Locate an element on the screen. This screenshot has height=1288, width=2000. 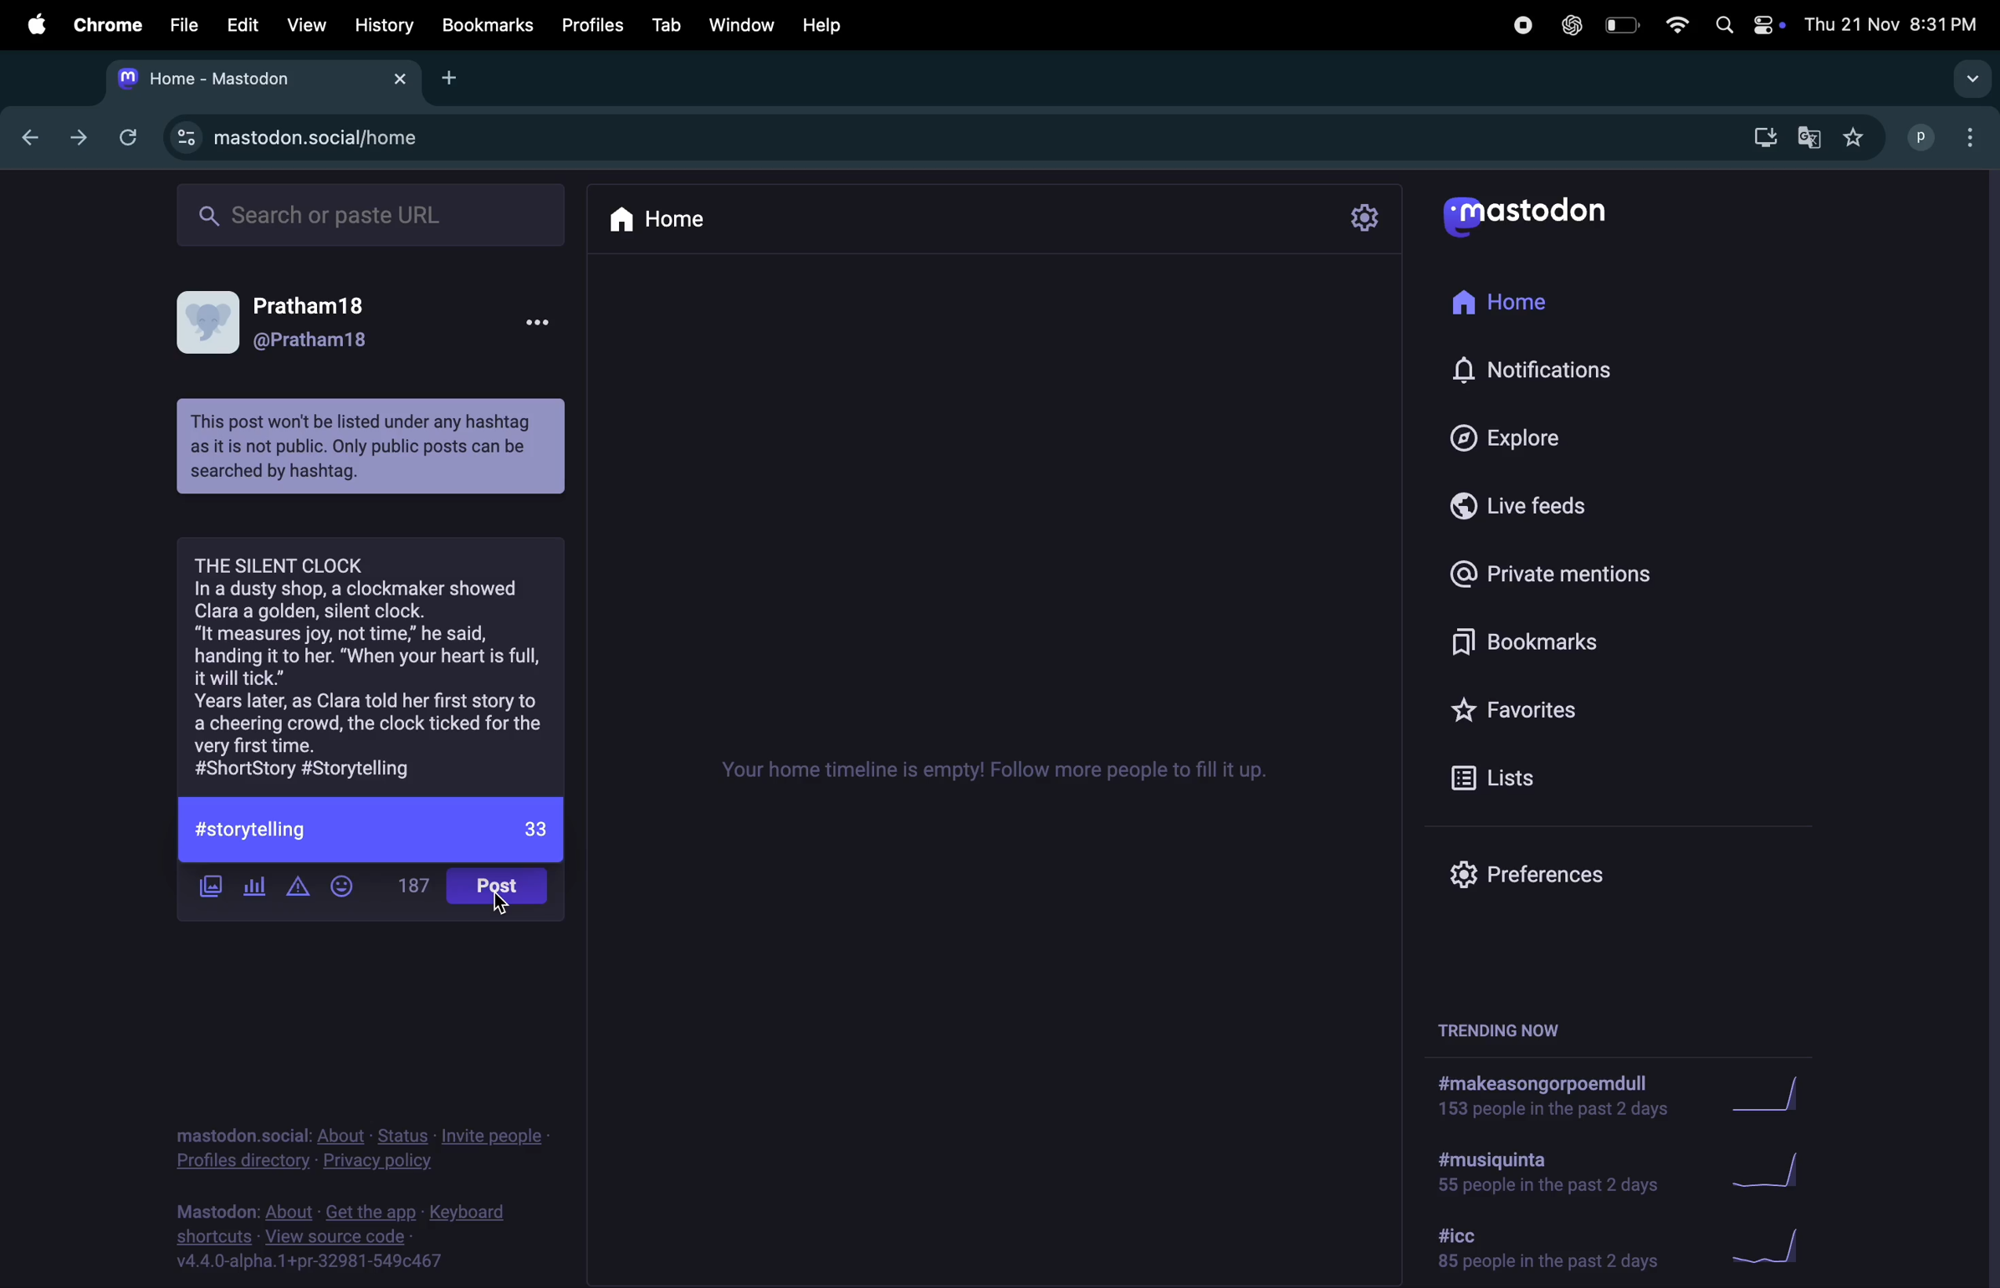
tab is located at coordinates (667, 25).